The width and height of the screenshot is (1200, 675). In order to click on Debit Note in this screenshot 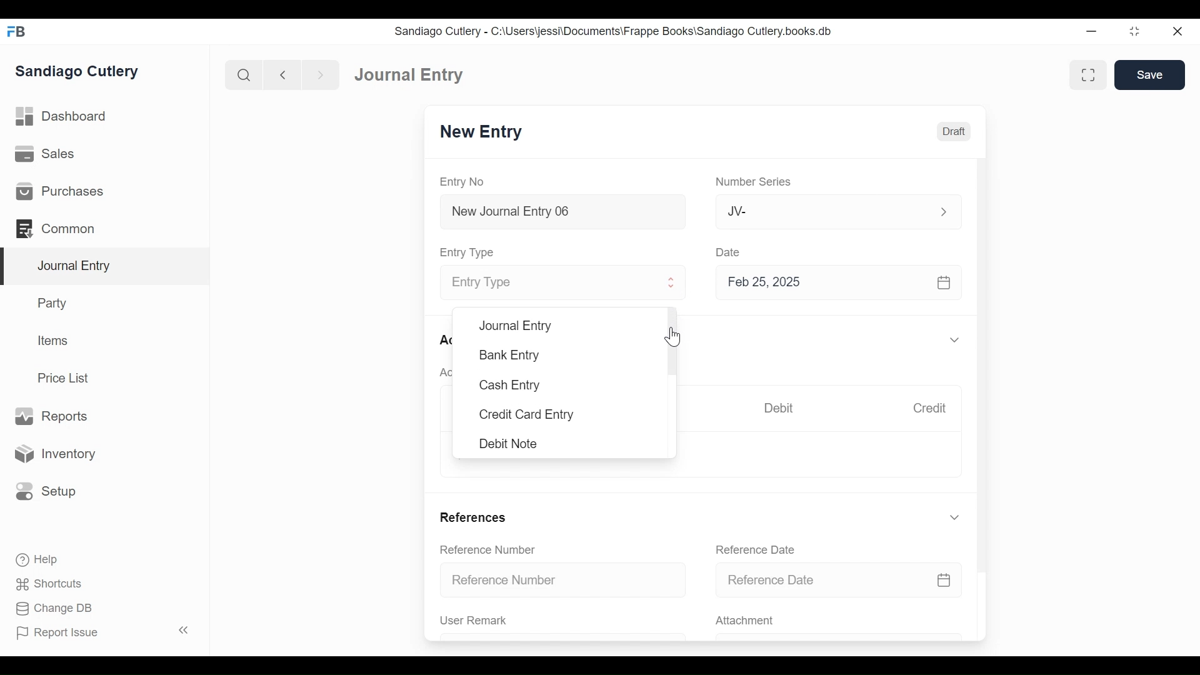, I will do `click(510, 444)`.